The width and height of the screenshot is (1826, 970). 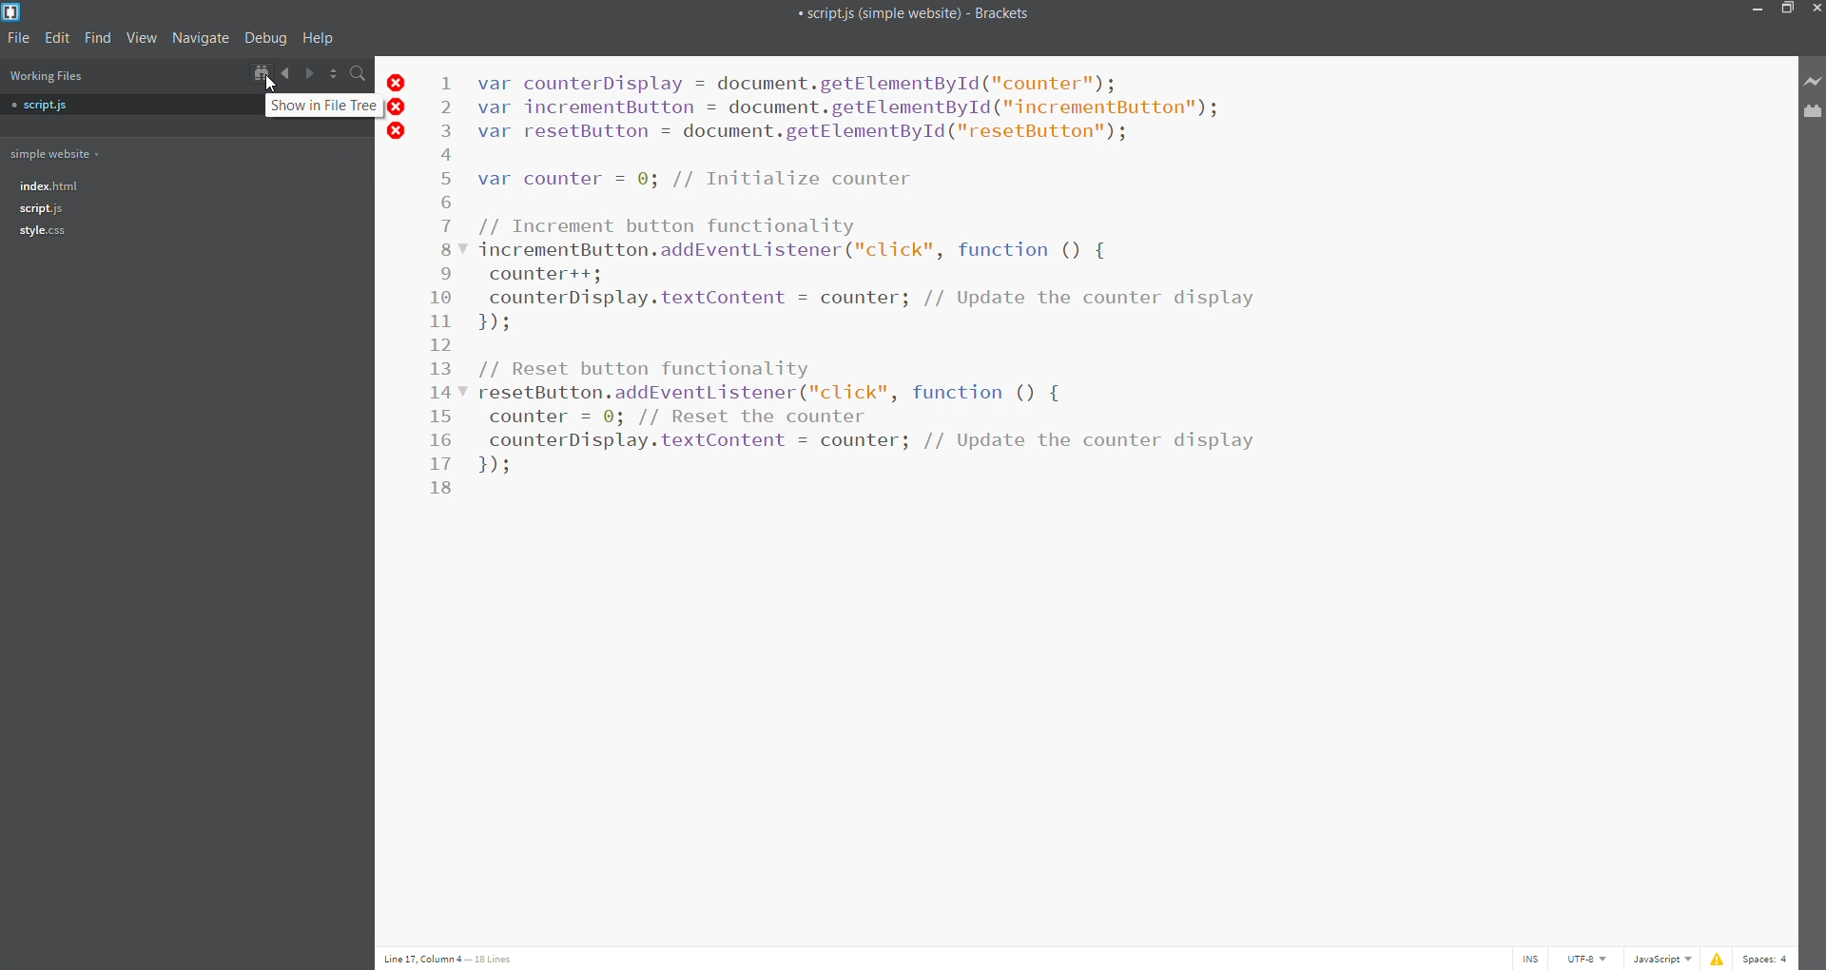 What do you see at coordinates (1532, 959) in the screenshot?
I see `INS` at bounding box center [1532, 959].